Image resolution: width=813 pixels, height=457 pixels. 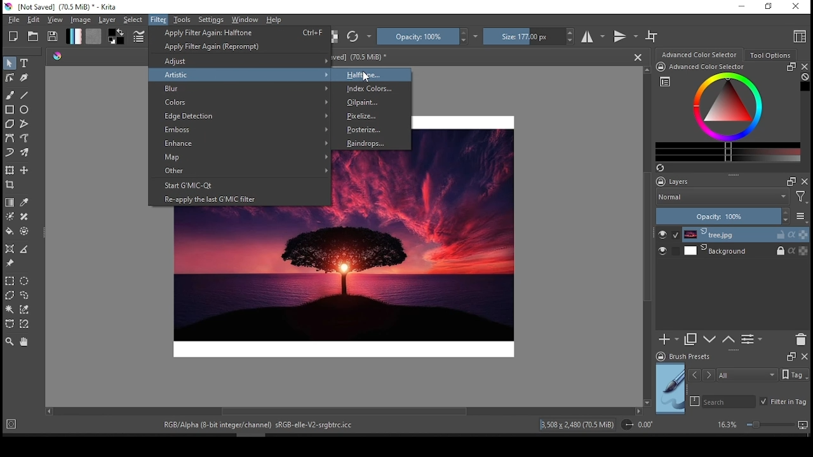 I want to click on Cursor, so click(x=366, y=77).